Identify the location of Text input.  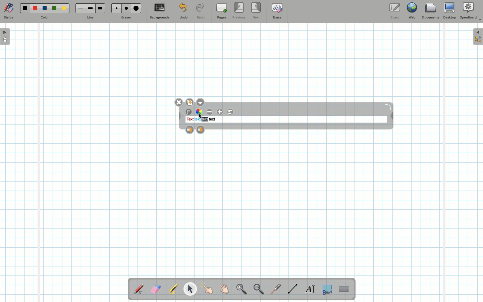
(344, 287).